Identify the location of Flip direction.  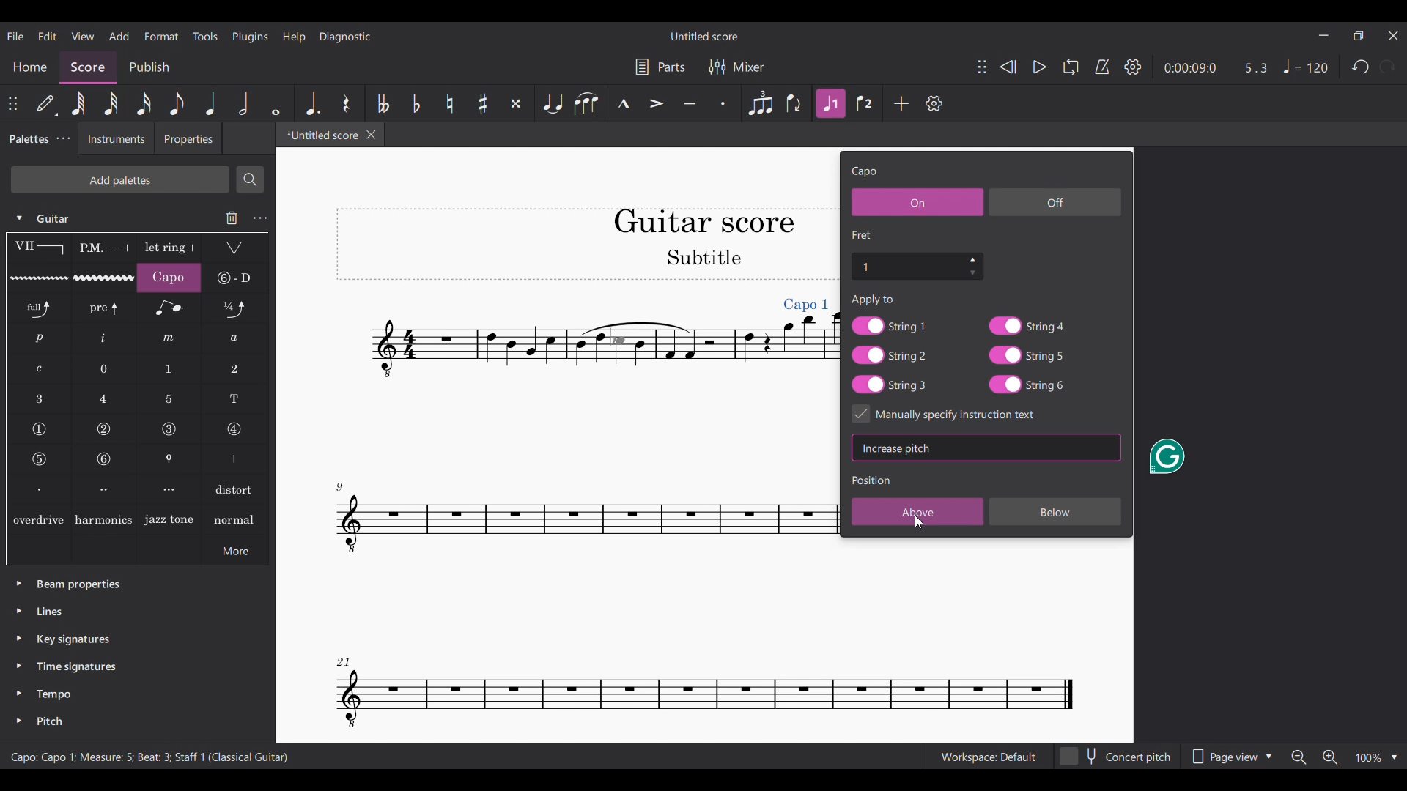
(795, 103).